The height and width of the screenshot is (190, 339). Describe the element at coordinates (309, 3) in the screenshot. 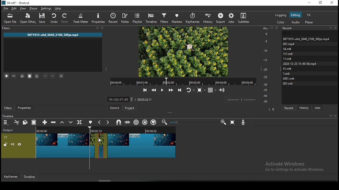

I see `minimize` at that location.